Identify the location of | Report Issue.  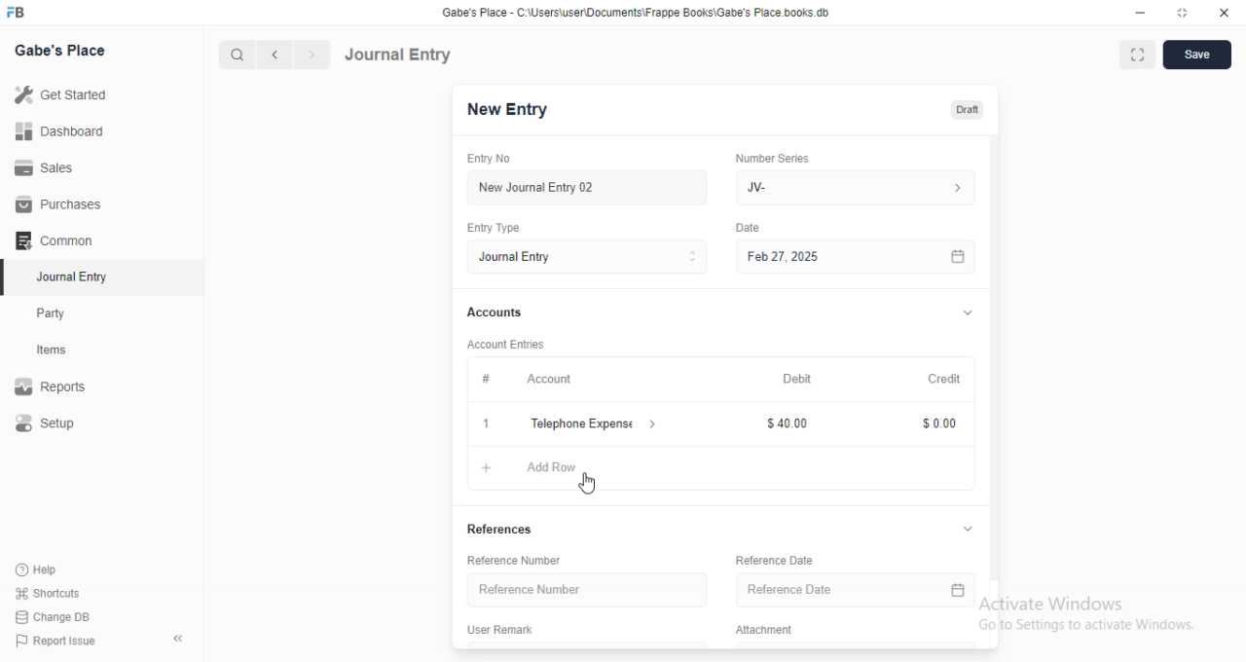
(57, 641).